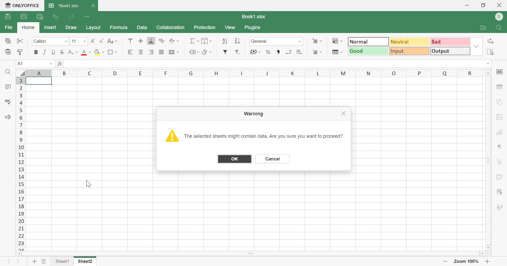  I want to click on Formula, so click(120, 27).